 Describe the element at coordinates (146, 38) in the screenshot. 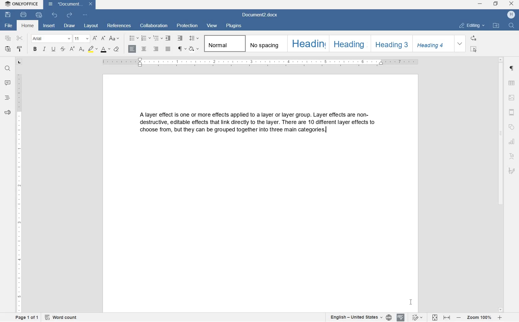

I see `NUMBERING` at that location.